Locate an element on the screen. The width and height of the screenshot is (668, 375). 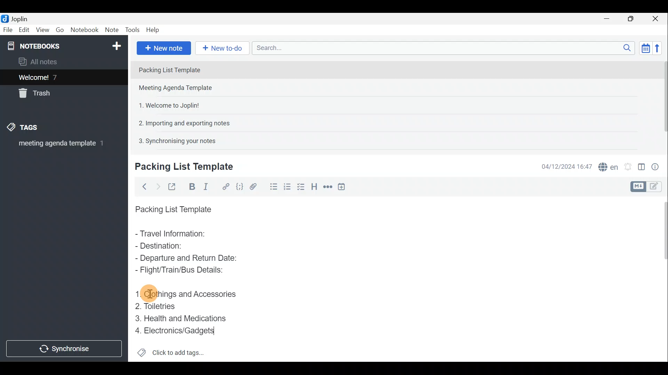
Synchronise is located at coordinates (65, 350).